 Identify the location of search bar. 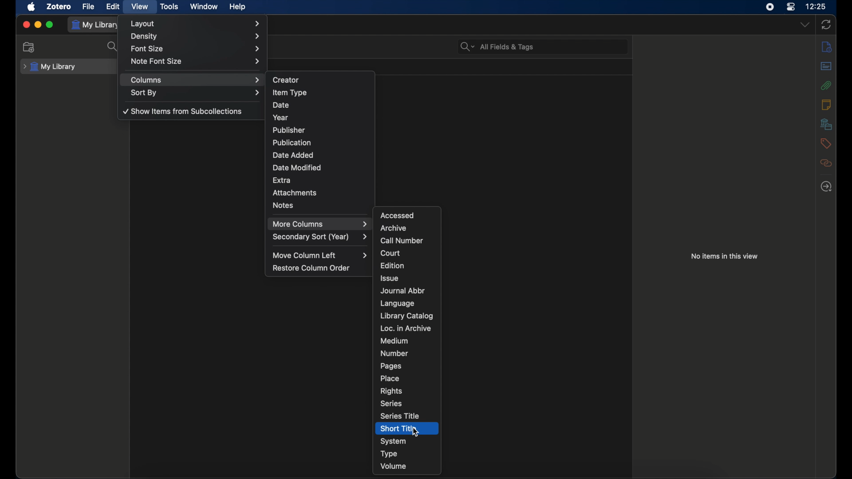
(497, 47).